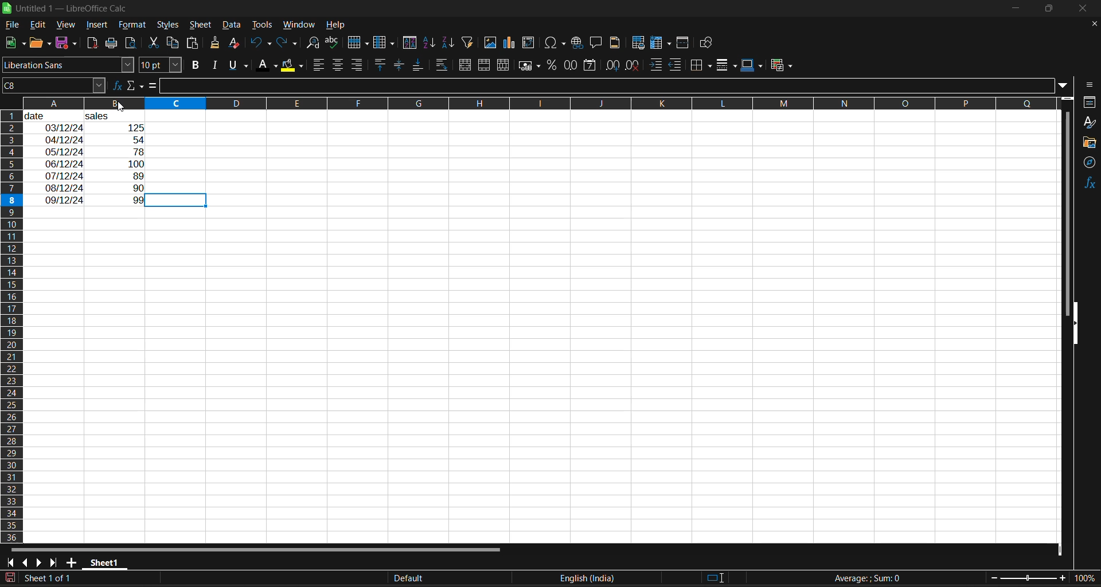 This screenshot has width=1101, height=587. I want to click on sheet, so click(200, 25).